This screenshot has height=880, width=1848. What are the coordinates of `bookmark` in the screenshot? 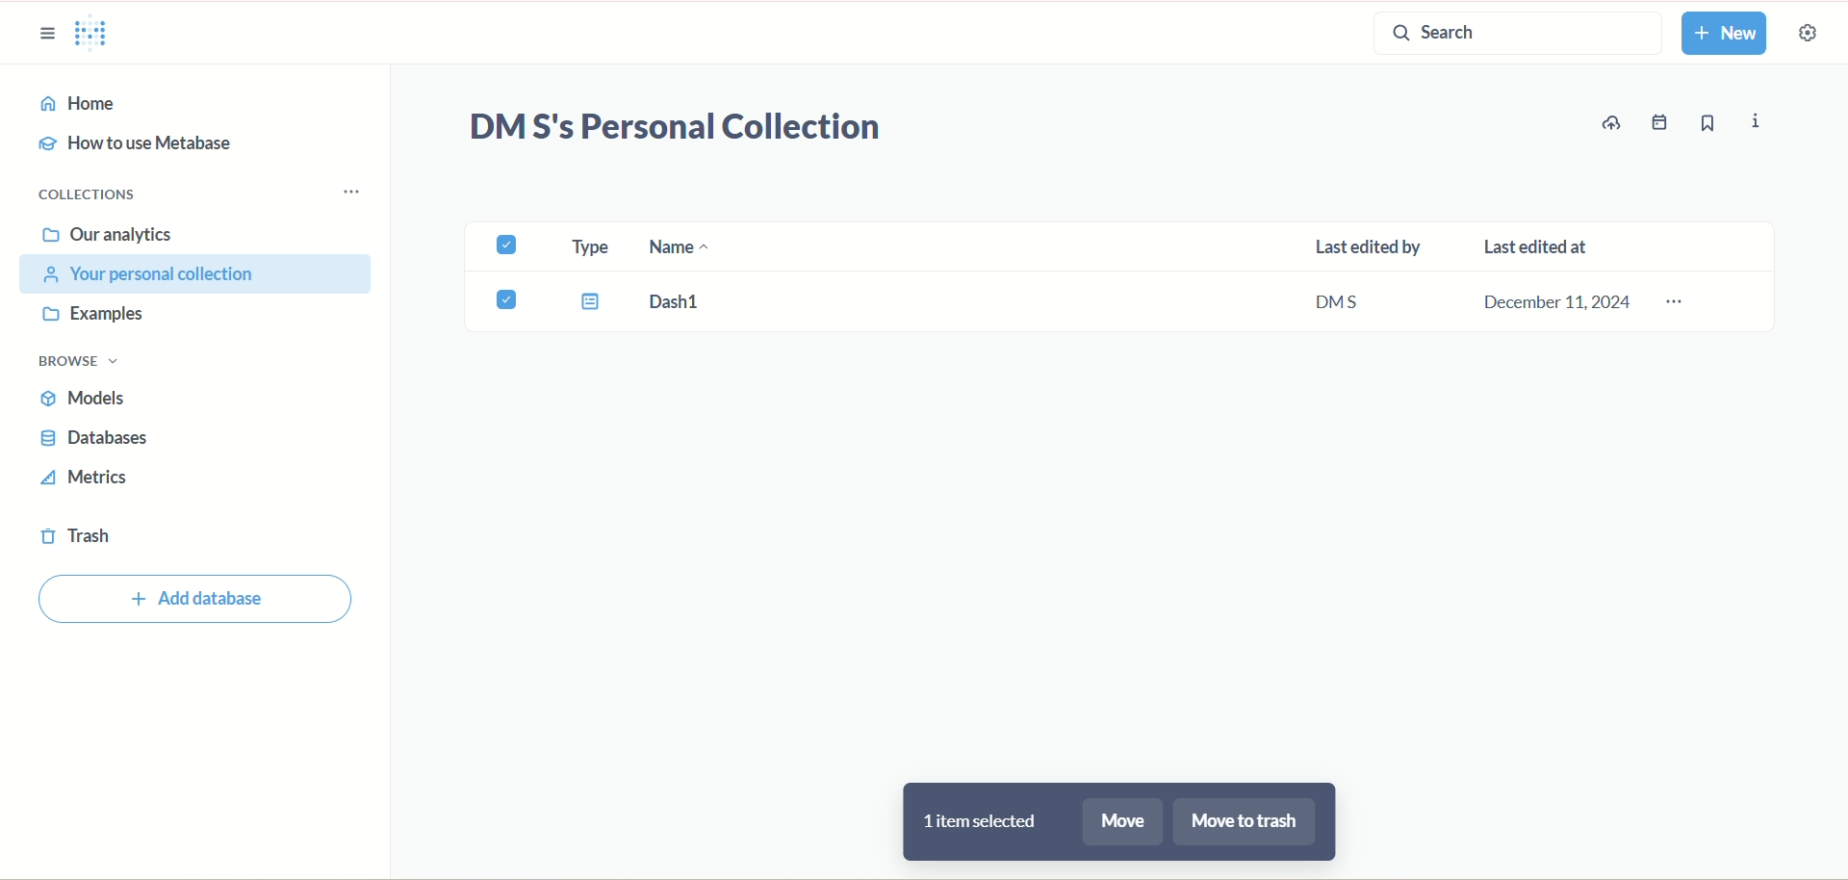 It's located at (1705, 126).